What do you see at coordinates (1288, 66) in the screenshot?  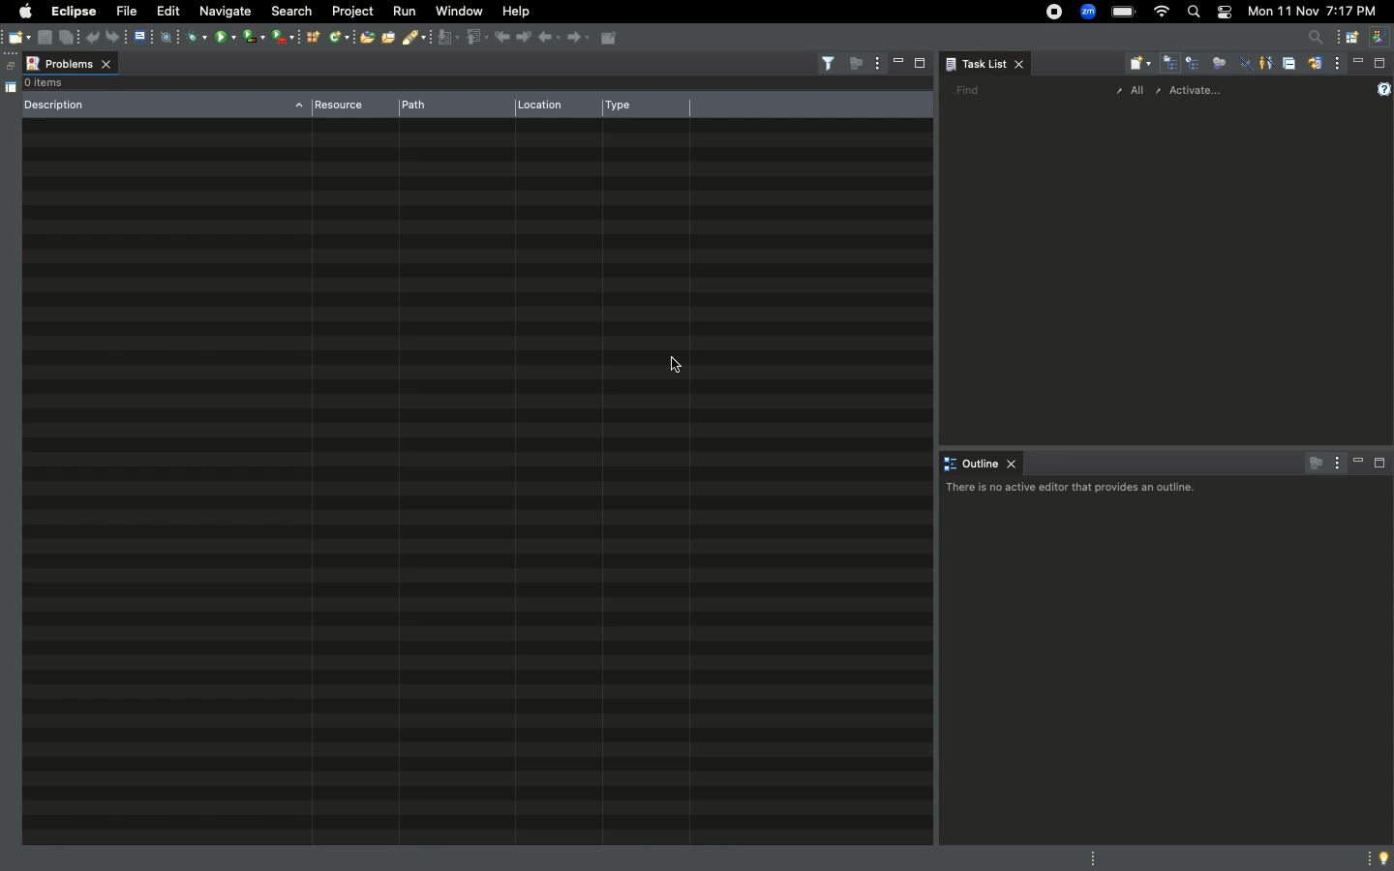 I see `Collapse all` at bounding box center [1288, 66].